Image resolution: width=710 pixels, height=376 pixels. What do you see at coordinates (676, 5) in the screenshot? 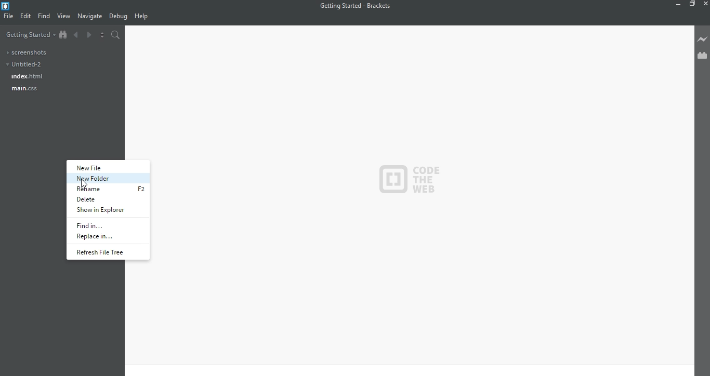
I see `minimize` at bounding box center [676, 5].